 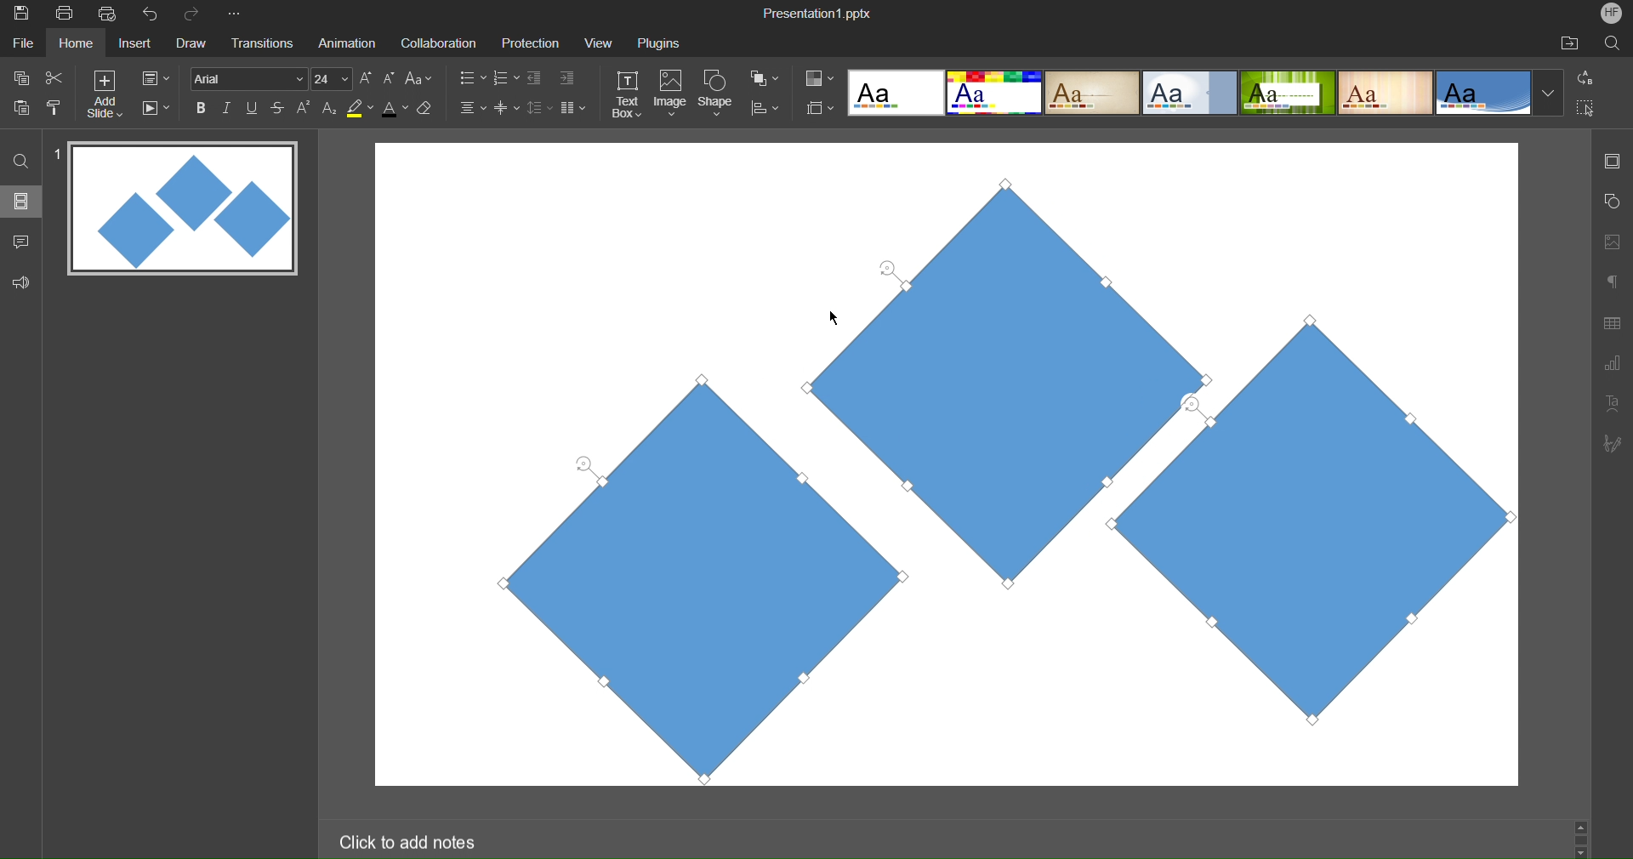 I want to click on Erase Style, so click(x=426, y=108).